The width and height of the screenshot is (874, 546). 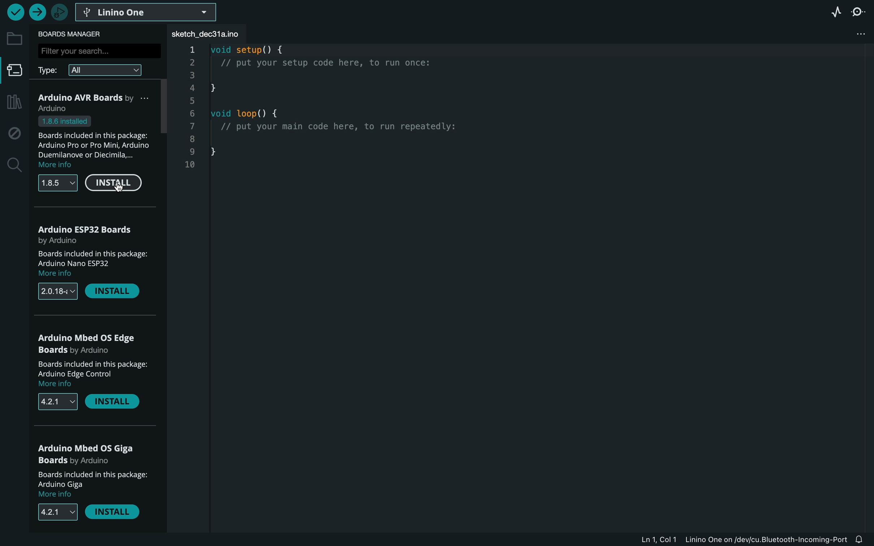 I want to click on library manager, so click(x=13, y=103).